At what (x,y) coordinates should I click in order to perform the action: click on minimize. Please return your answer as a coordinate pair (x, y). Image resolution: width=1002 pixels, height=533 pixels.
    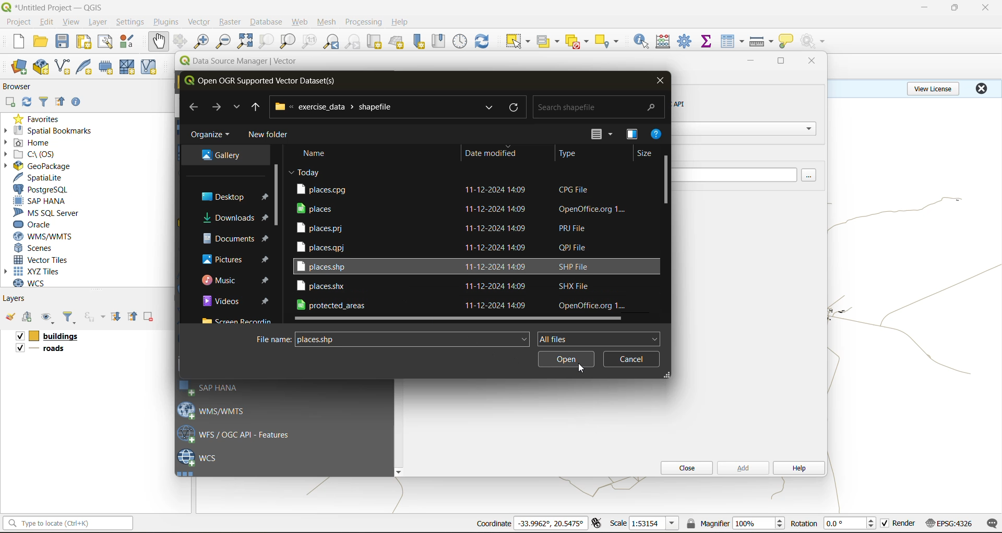
    Looking at the image, I should click on (924, 7).